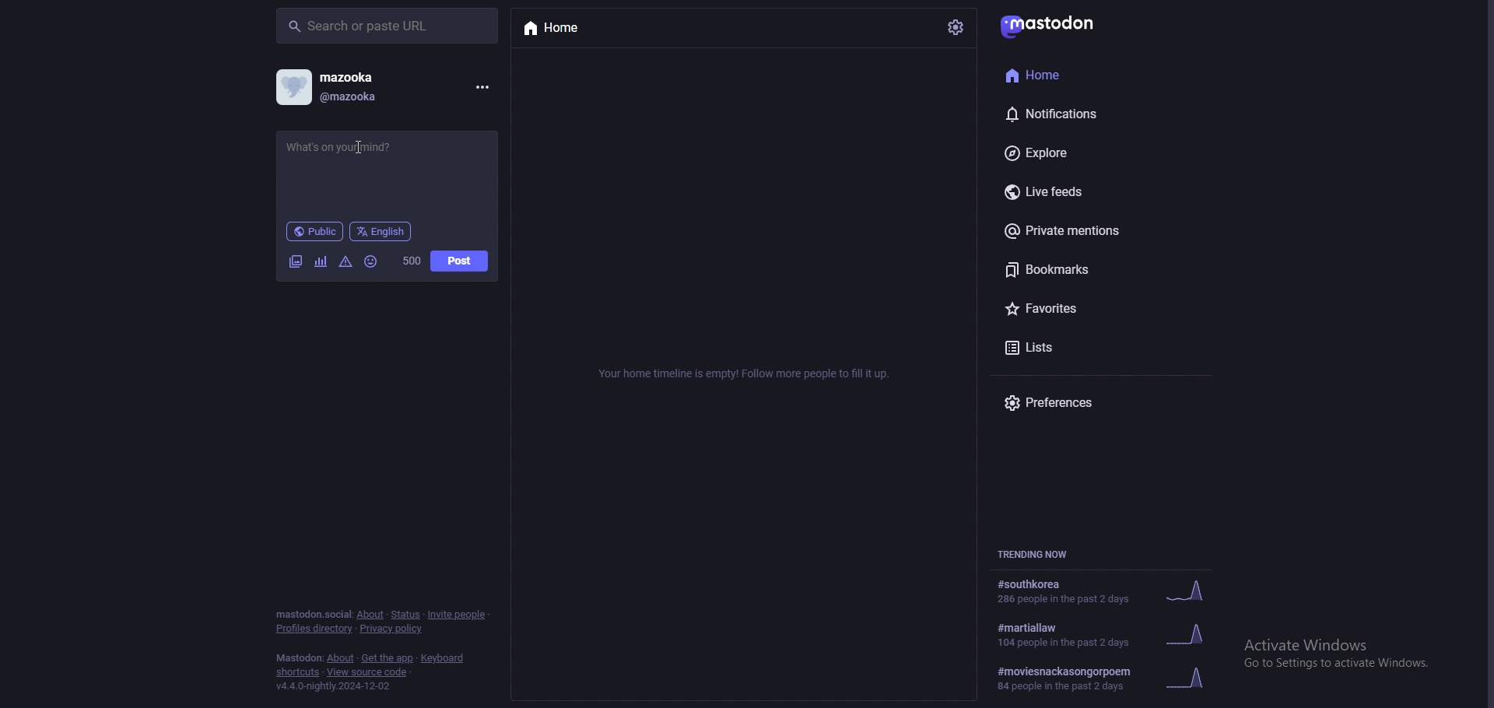 This screenshot has width=1494, height=708. I want to click on favourites, so click(1093, 311).